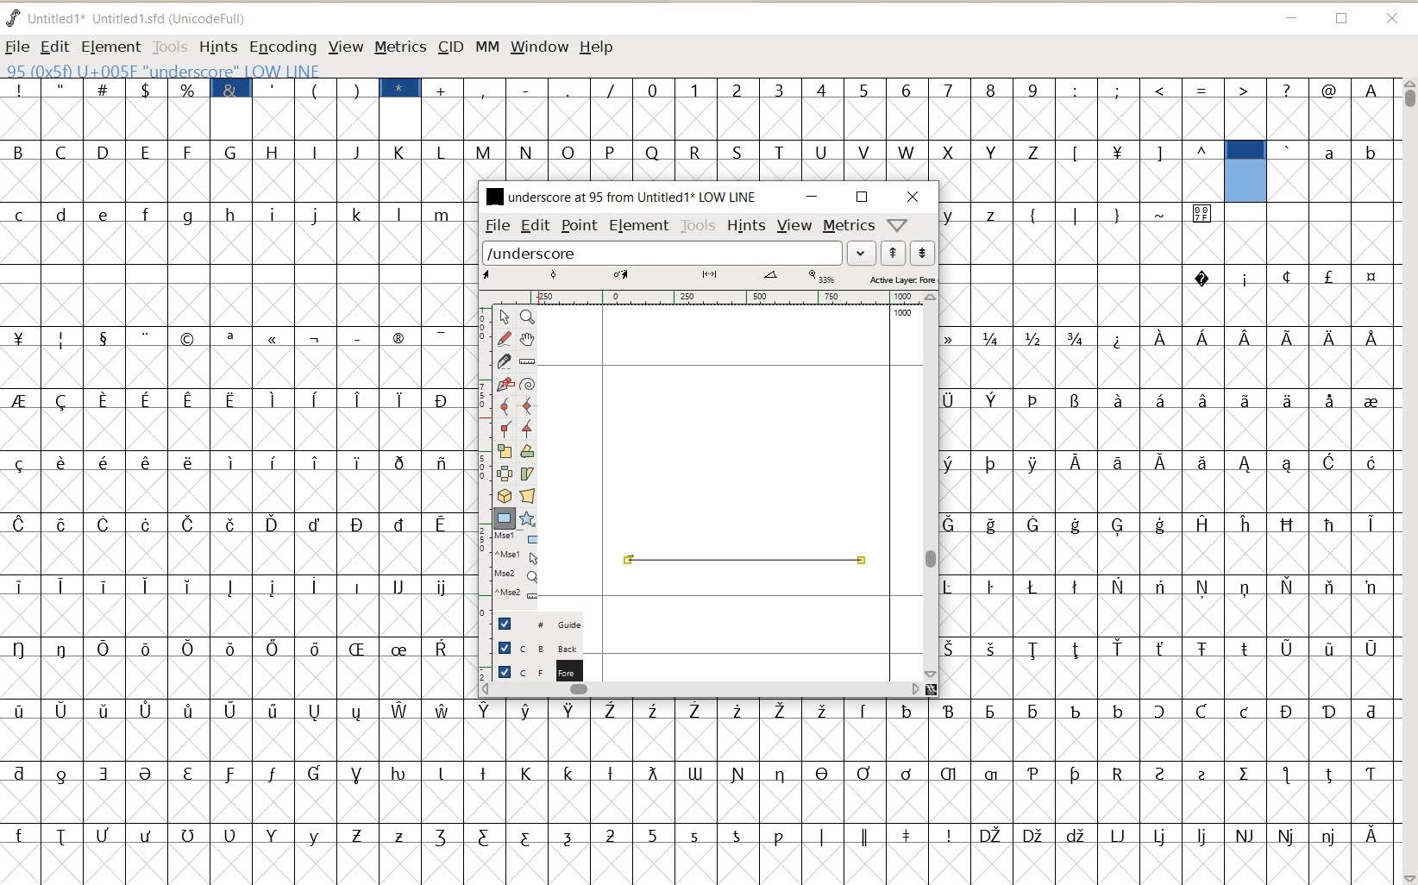  What do you see at coordinates (746, 225) in the screenshot?
I see `HINTS` at bounding box center [746, 225].